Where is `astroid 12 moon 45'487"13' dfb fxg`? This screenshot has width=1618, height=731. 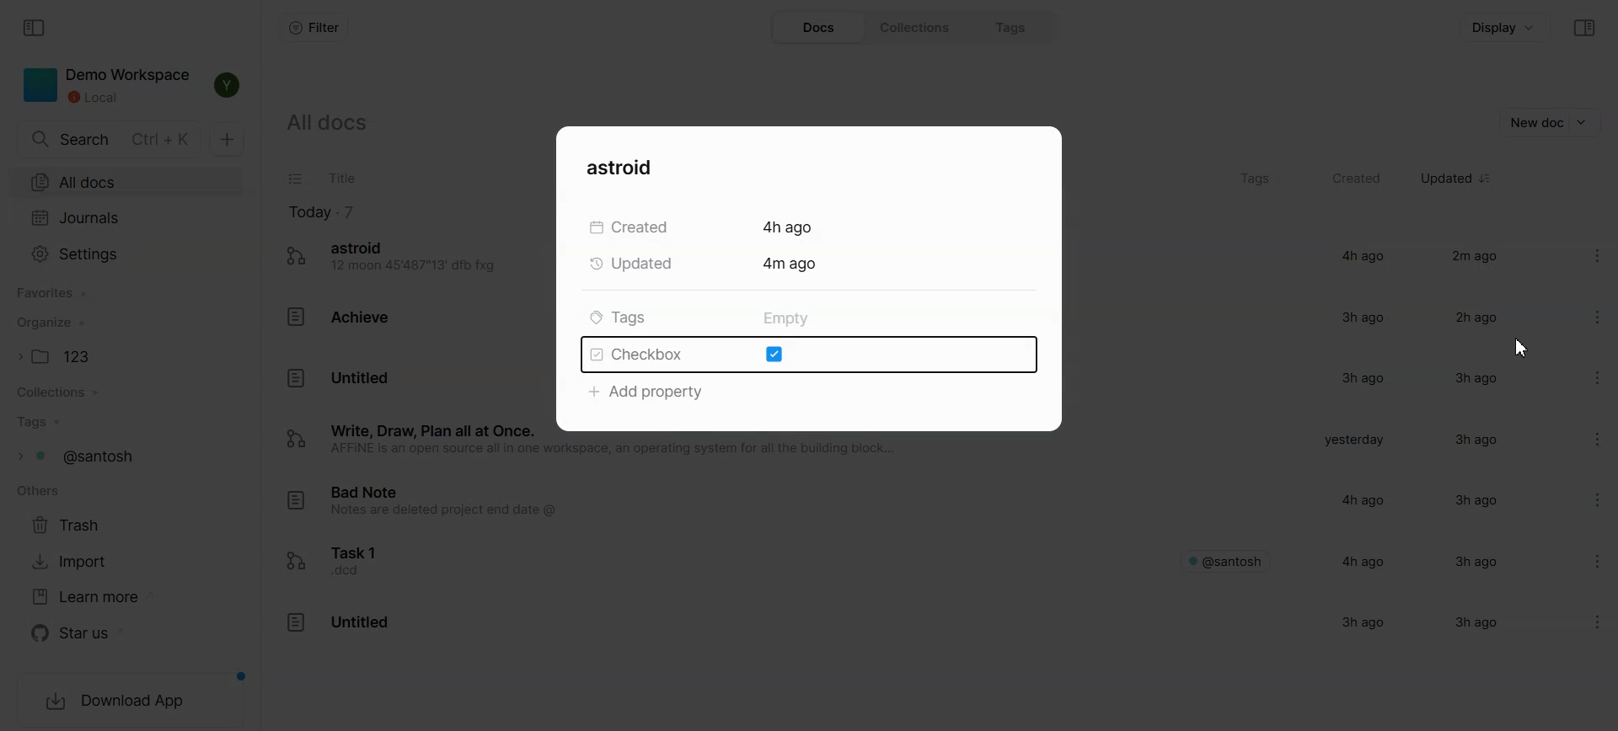 astroid 12 moon 45'487"13' dfb fxg is located at coordinates (396, 259).